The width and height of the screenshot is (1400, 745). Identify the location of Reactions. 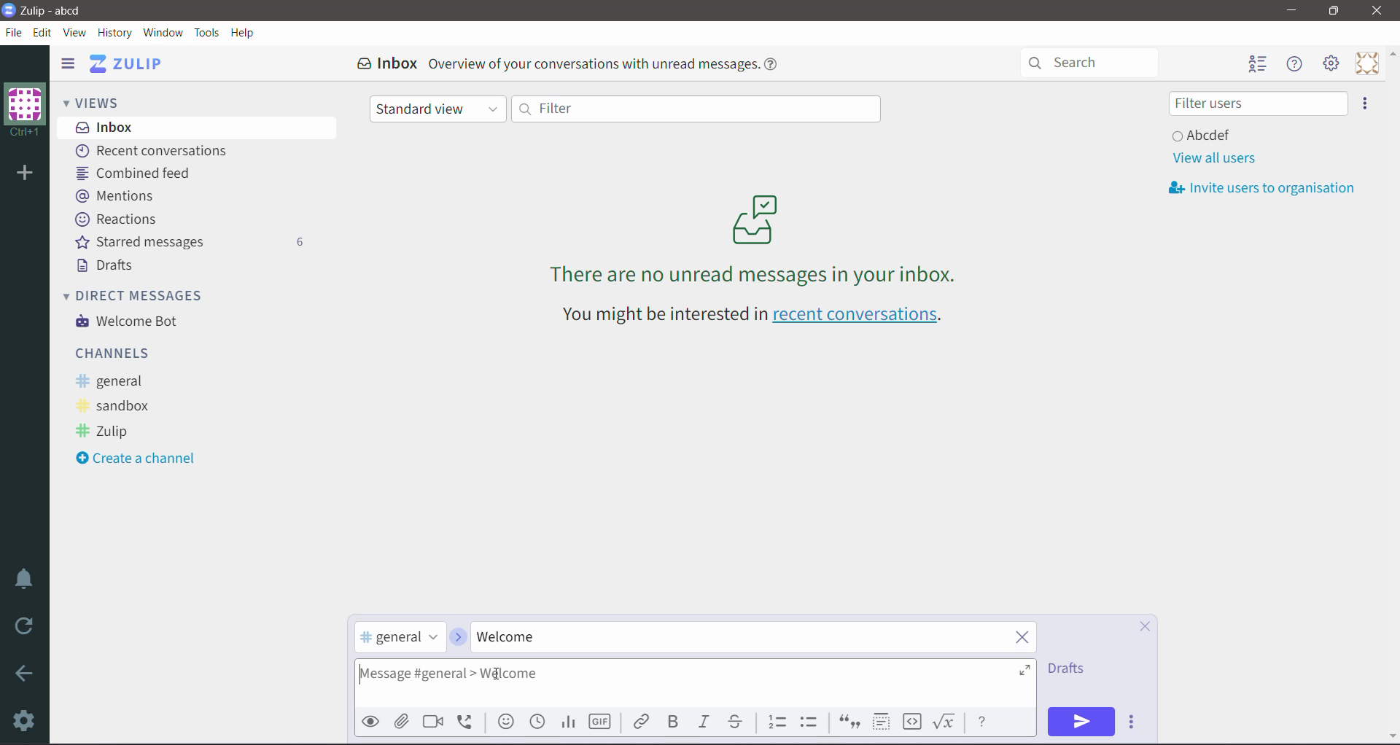
(119, 219).